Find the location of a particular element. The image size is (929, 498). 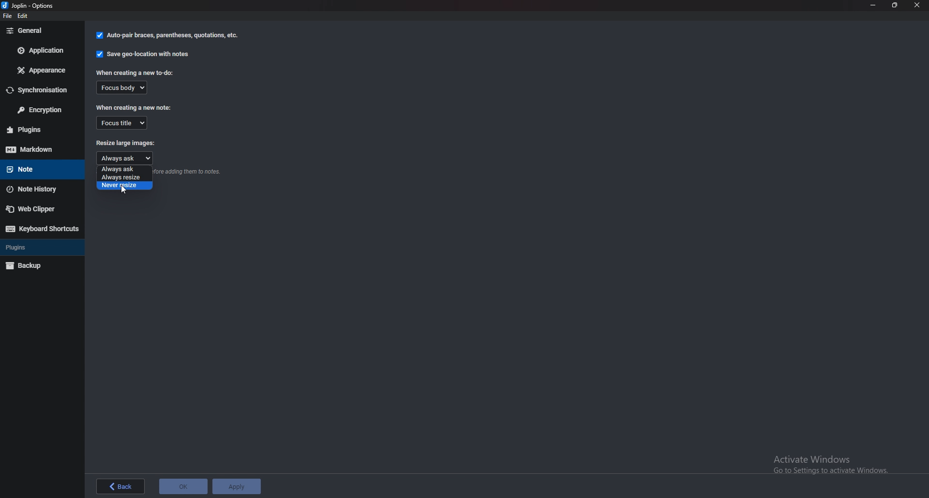

Mark down is located at coordinates (41, 149).